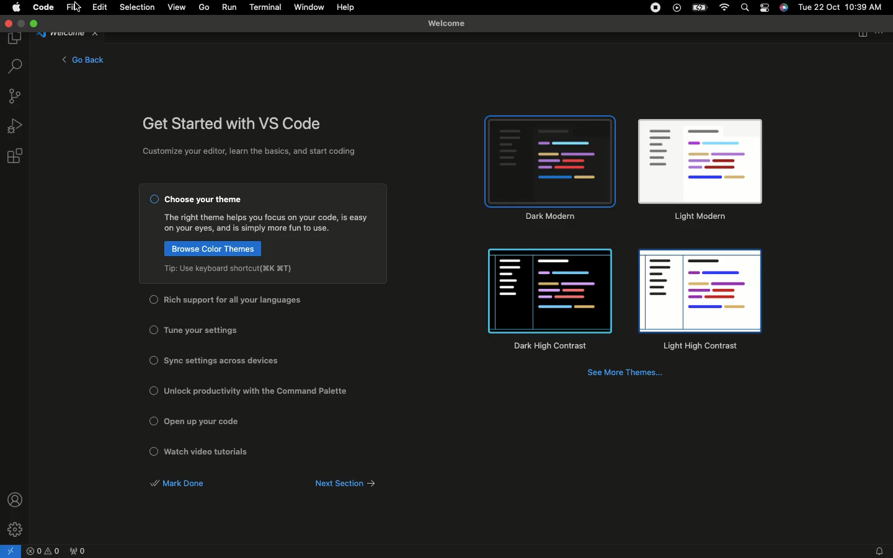 Image resolution: width=893 pixels, height=558 pixels. Describe the element at coordinates (74, 7) in the screenshot. I see `File` at that location.